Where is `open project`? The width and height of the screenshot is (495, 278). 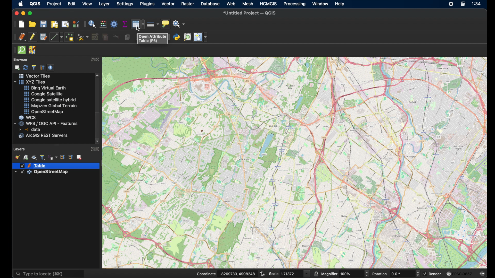
open project is located at coordinates (32, 23).